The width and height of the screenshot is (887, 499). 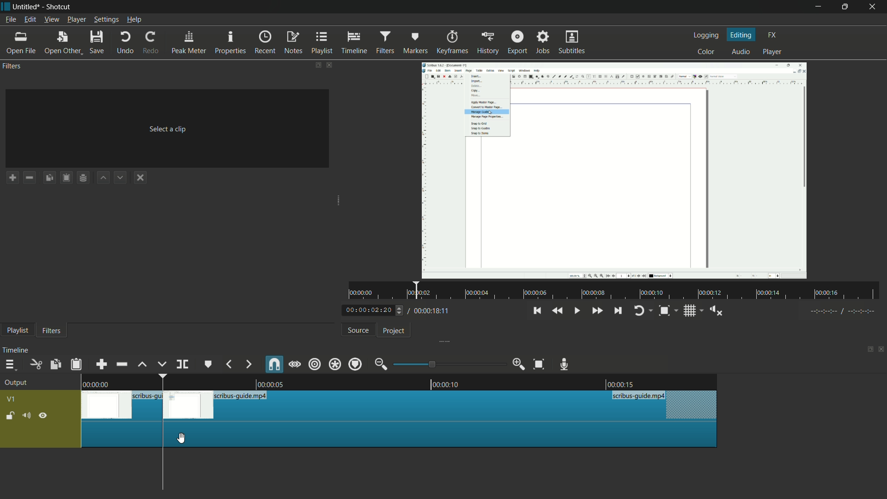 What do you see at coordinates (142, 364) in the screenshot?
I see `lift` at bounding box center [142, 364].